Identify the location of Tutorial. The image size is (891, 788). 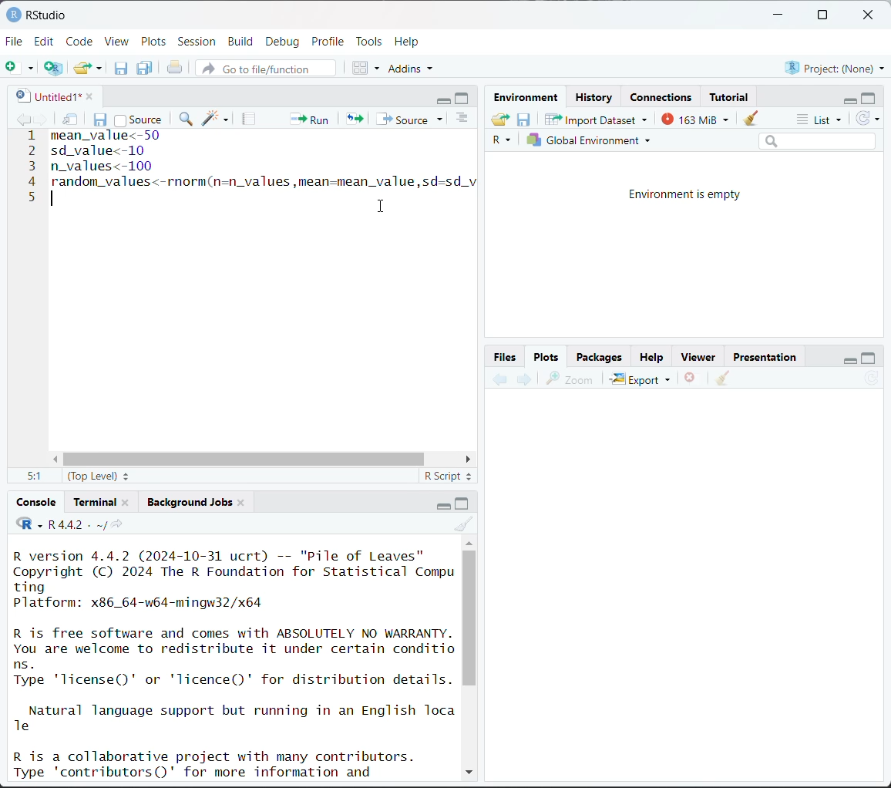
(731, 95).